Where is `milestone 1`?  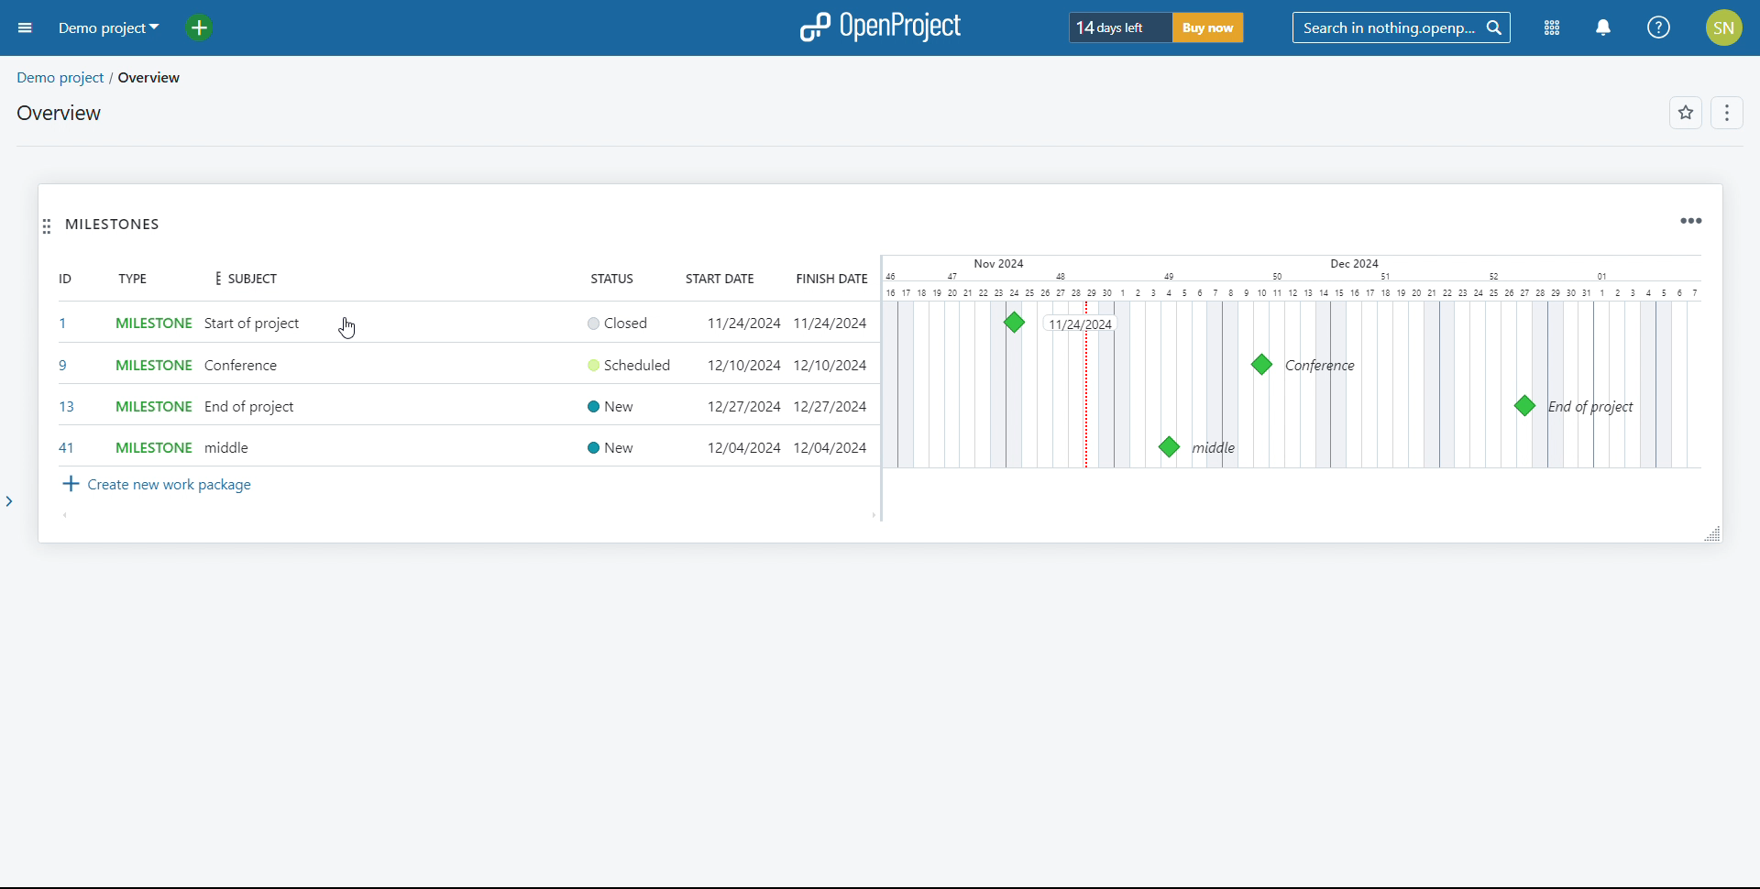 milestone 1 is located at coordinates (1012, 320).